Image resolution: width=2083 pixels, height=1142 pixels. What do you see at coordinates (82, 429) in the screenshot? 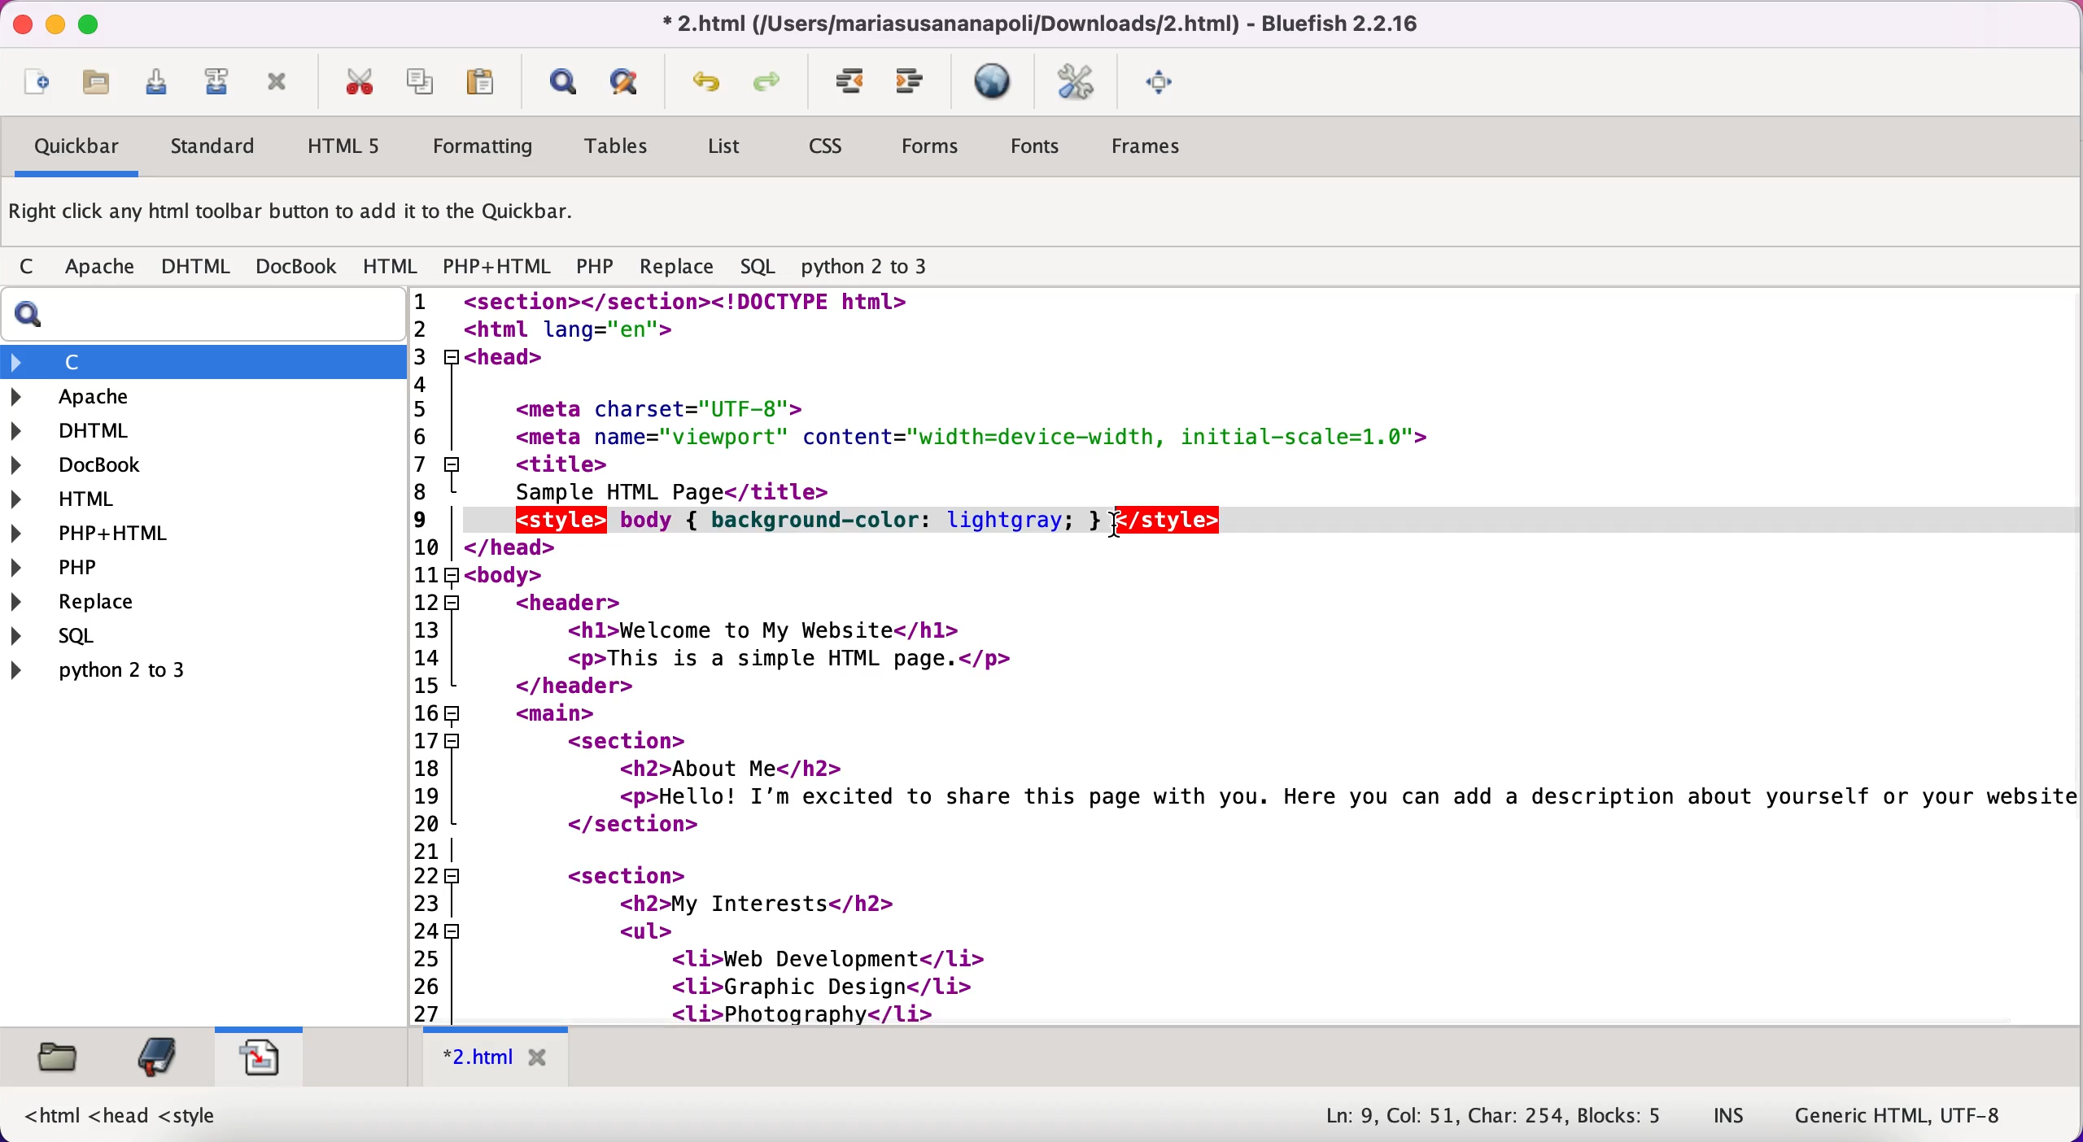
I see `dhtml` at bounding box center [82, 429].